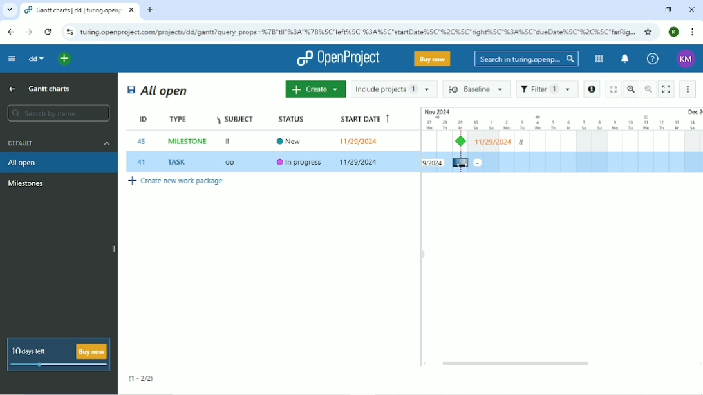 The height and width of the screenshot is (395, 703). Describe the element at coordinates (673, 32) in the screenshot. I see `Account` at that location.